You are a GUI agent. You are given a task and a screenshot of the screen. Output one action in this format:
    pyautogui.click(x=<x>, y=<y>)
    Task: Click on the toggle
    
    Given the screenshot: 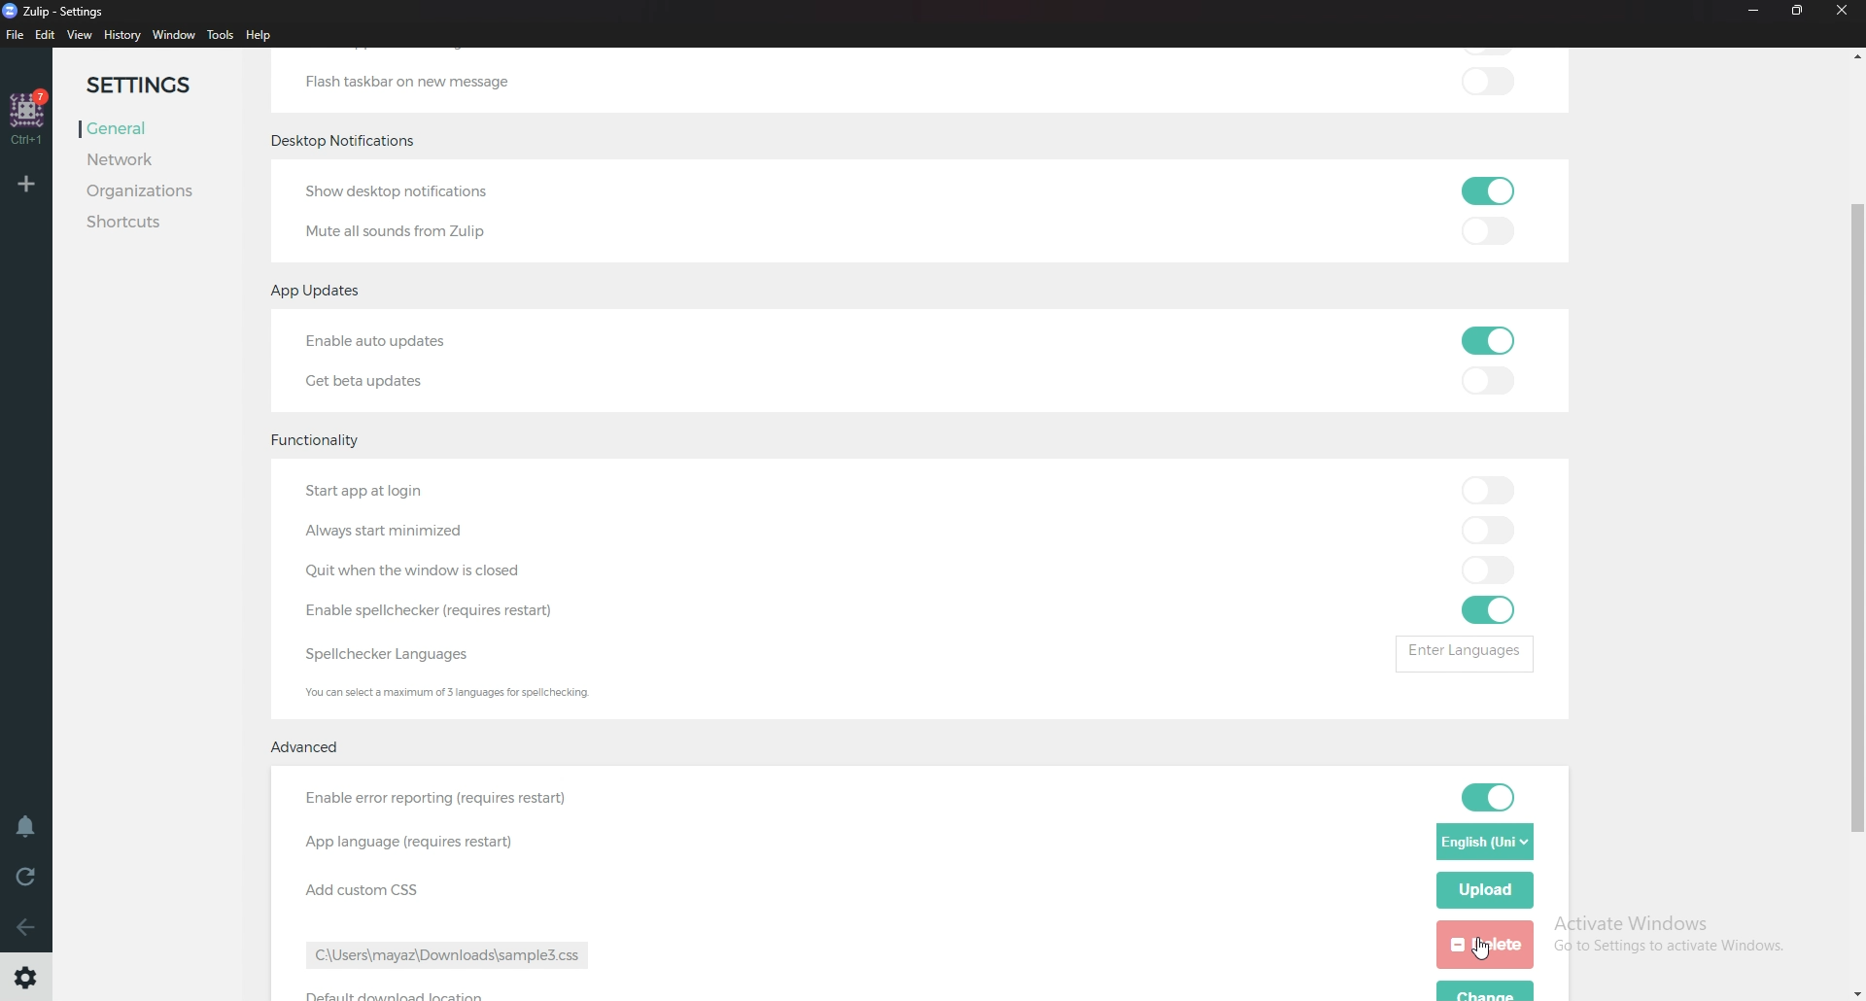 What is the action you would take?
    pyautogui.click(x=1488, y=531)
    